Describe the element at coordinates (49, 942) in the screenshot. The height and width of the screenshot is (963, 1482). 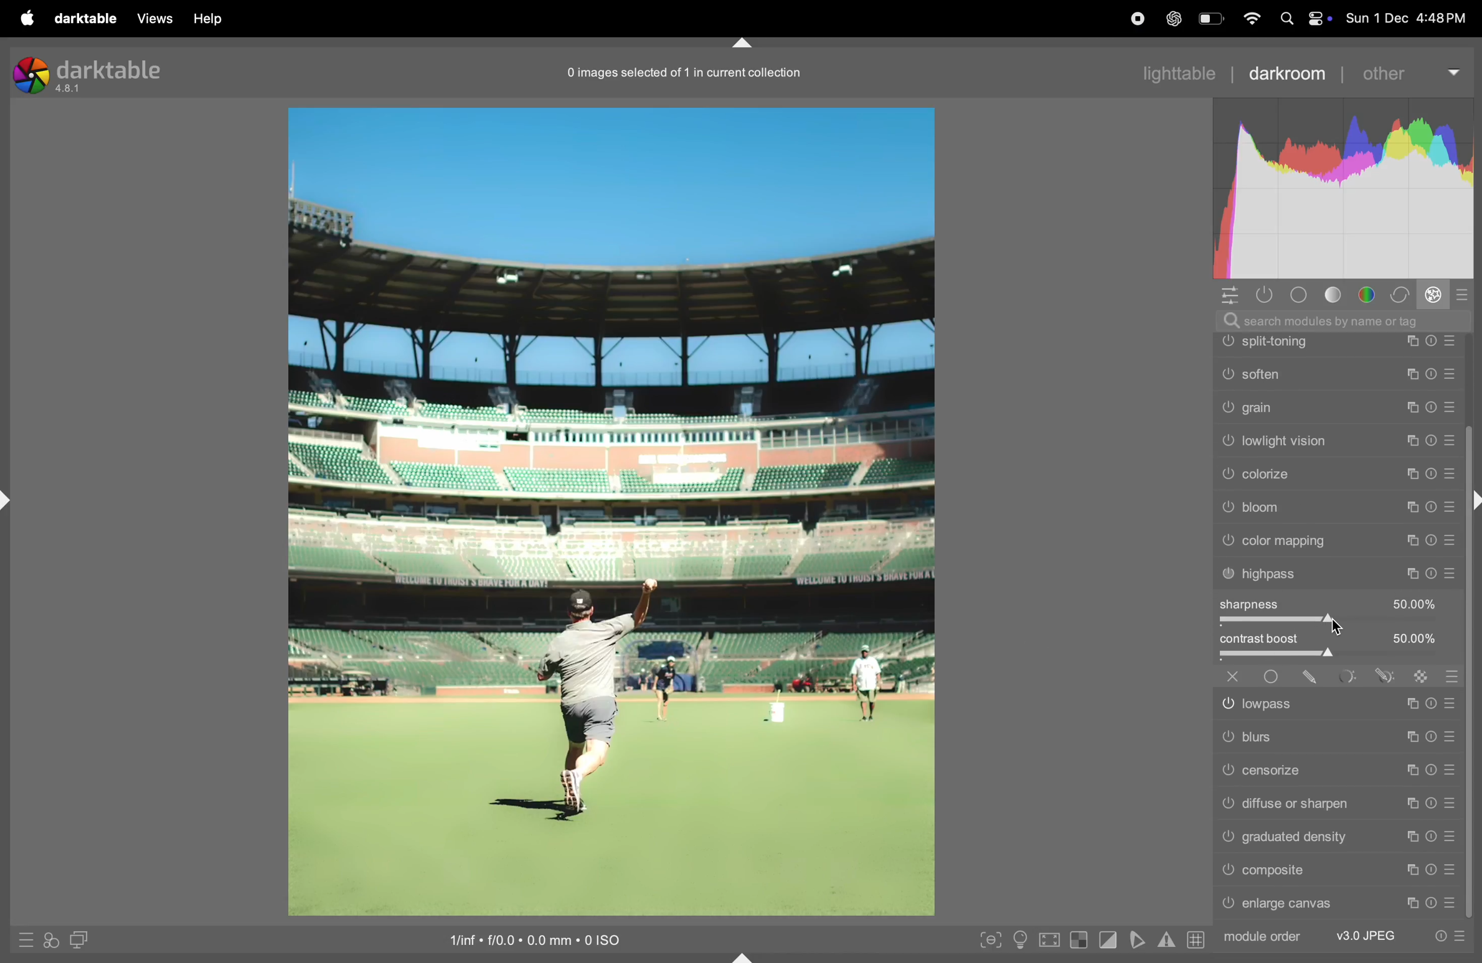
I see `quick acess applying styles` at that location.